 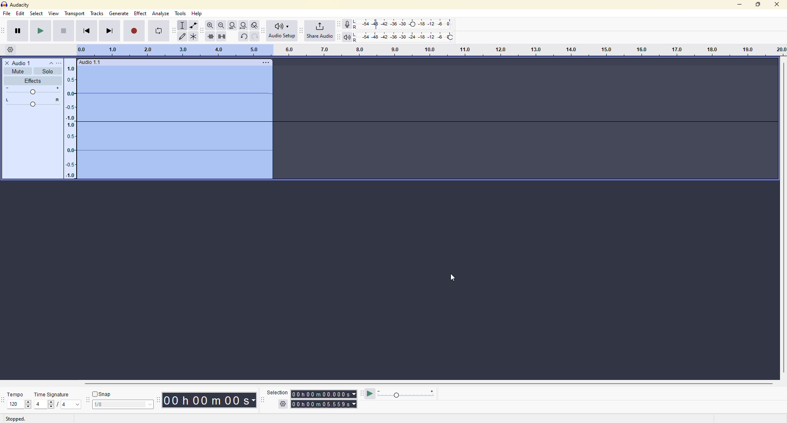 I want to click on play at speed, so click(x=371, y=393).